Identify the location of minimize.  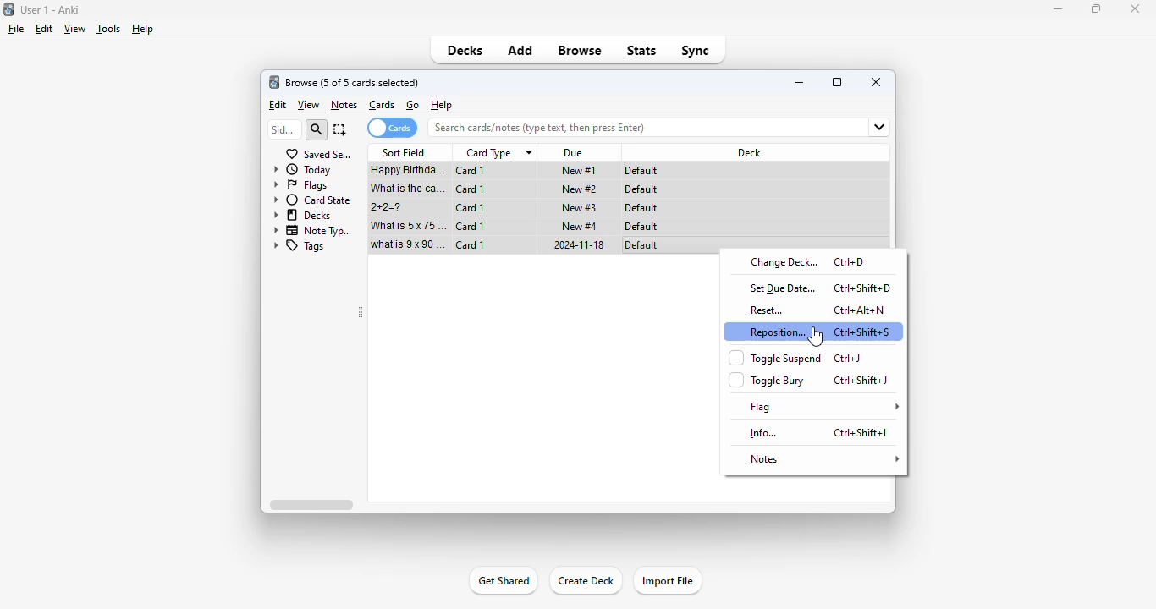
(801, 82).